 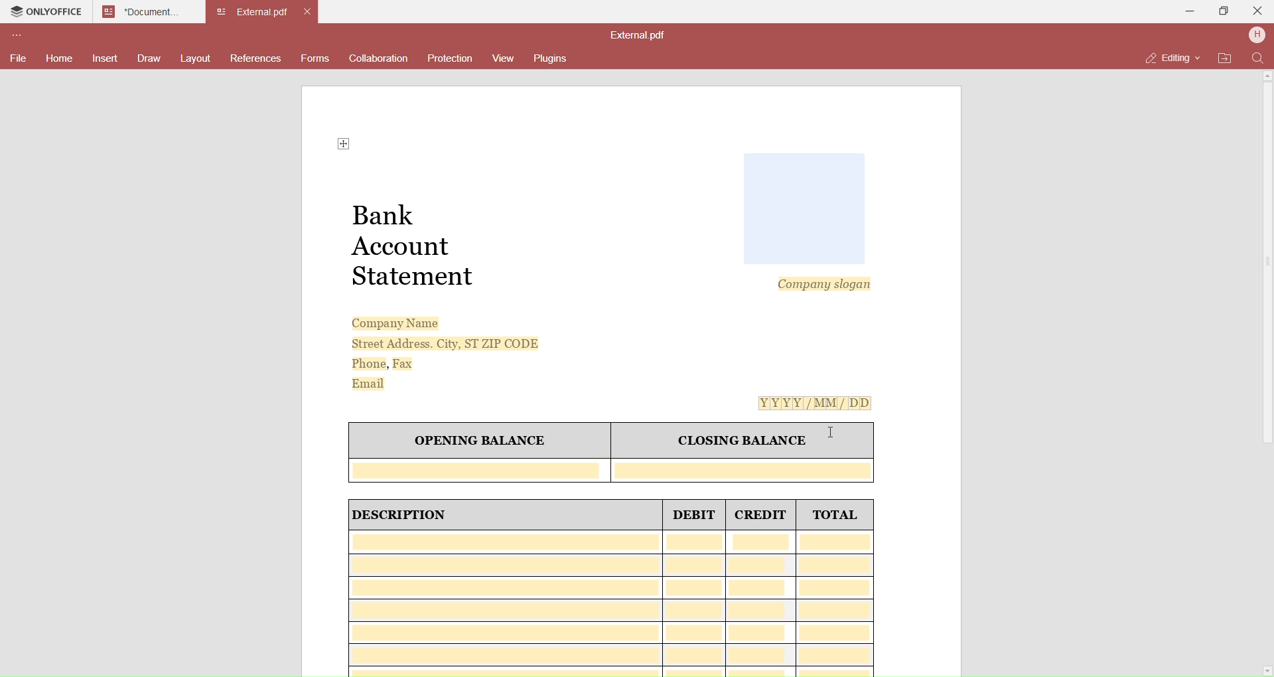 What do you see at coordinates (255, 60) in the screenshot?
I see `Referenecs` at bounding box center [255, 60].